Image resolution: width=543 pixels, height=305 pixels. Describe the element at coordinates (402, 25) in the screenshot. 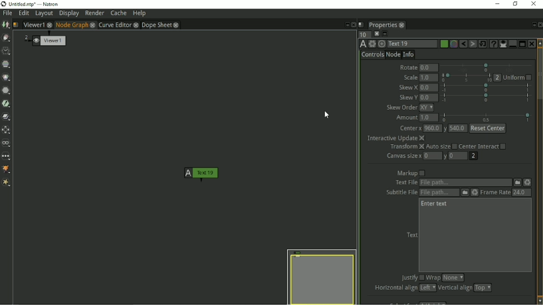

I see `close` at that location.